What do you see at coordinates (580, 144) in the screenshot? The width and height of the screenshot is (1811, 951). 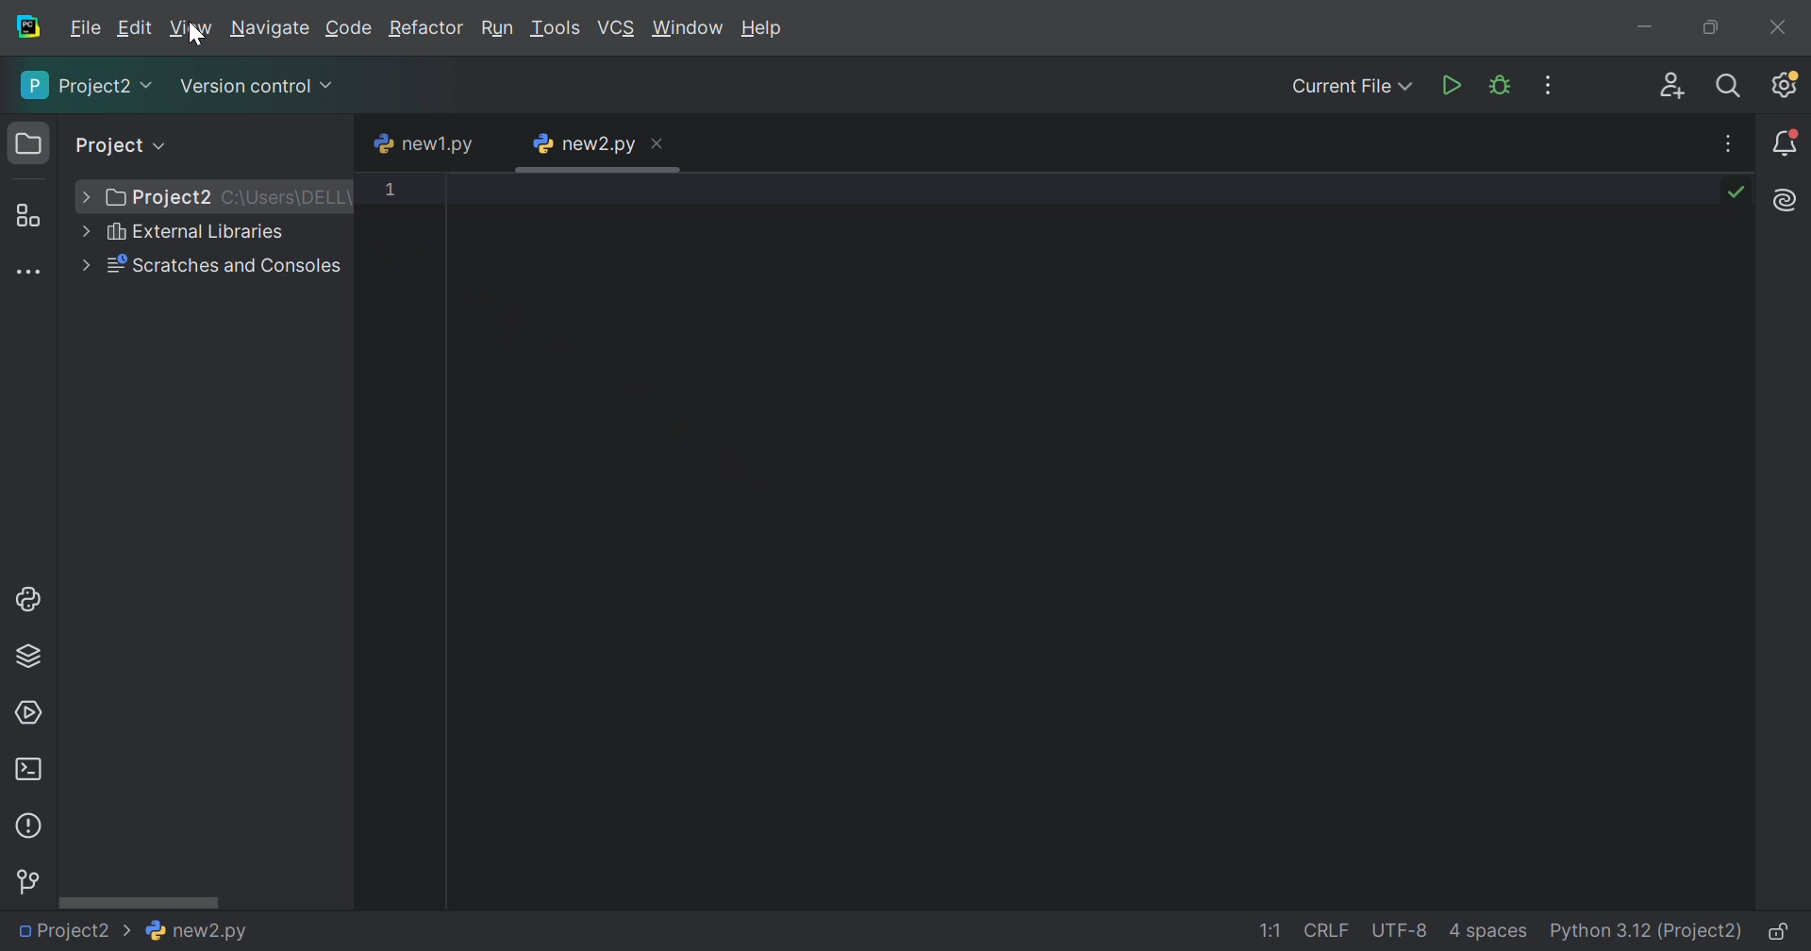 I see `new2.py` at bounding box center [580, 144].